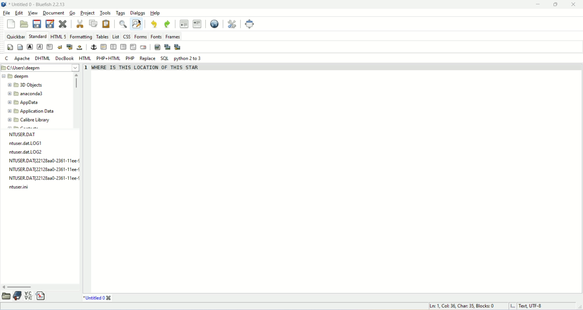 This screenshot has height=310, width=583. Describe the element at coordinates (65, 58) in the screenshot. I see `DocBook` at that location.